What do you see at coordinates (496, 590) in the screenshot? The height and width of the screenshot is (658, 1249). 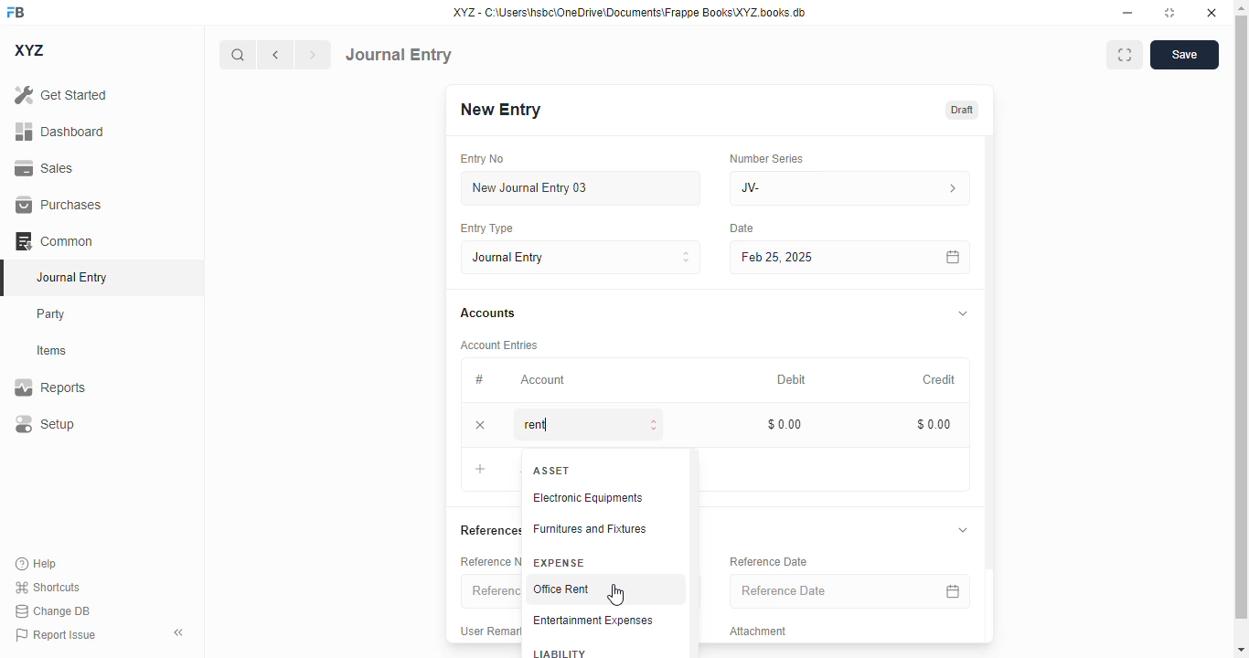 I see `reference number` at bounding box center [496, 590].